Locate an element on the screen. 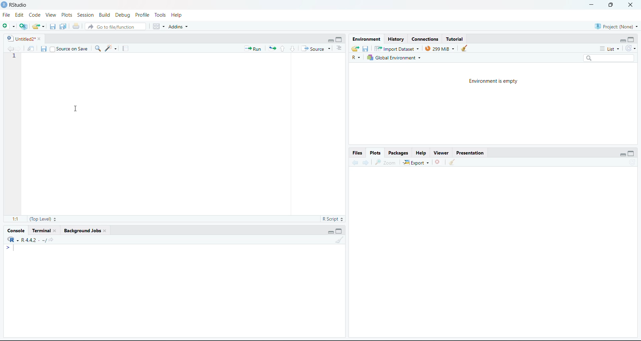 This screenshot has height=341, width=641. go forward to the next source location is located at coordinates (21, 48).